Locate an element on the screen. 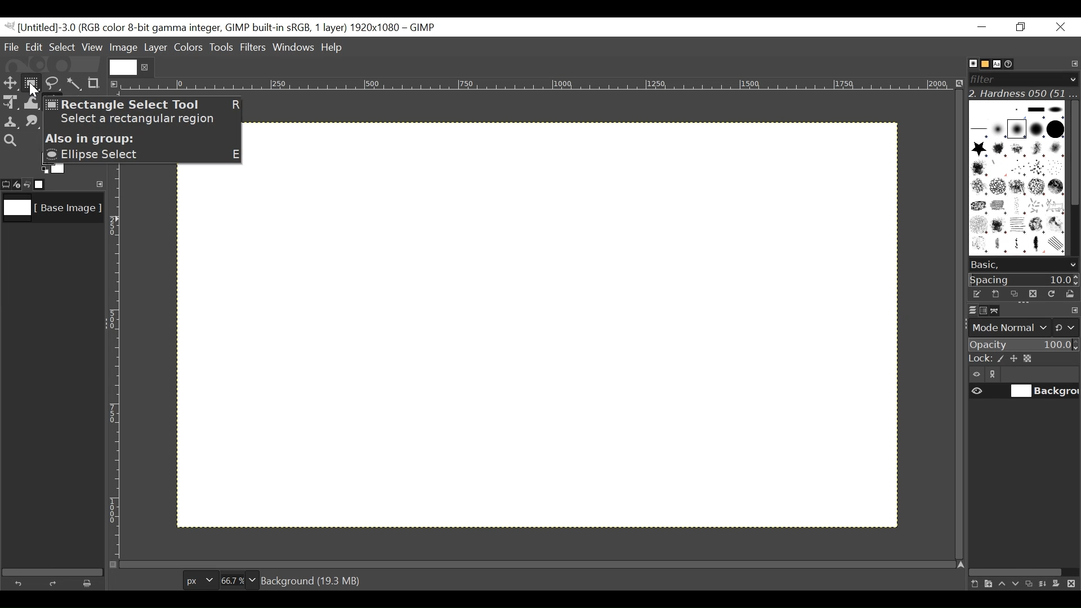 The height and width of the screenshot is (608, 1081). Filter bar is located at coordinates (1022, 78).